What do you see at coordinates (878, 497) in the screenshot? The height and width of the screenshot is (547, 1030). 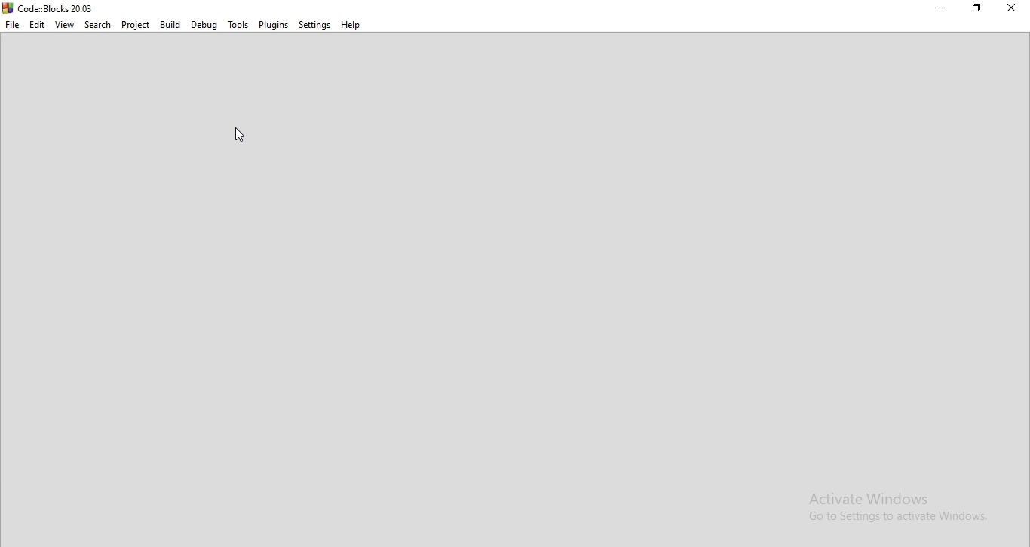 I see `Activate Windows` at bounding box center [878, 497].